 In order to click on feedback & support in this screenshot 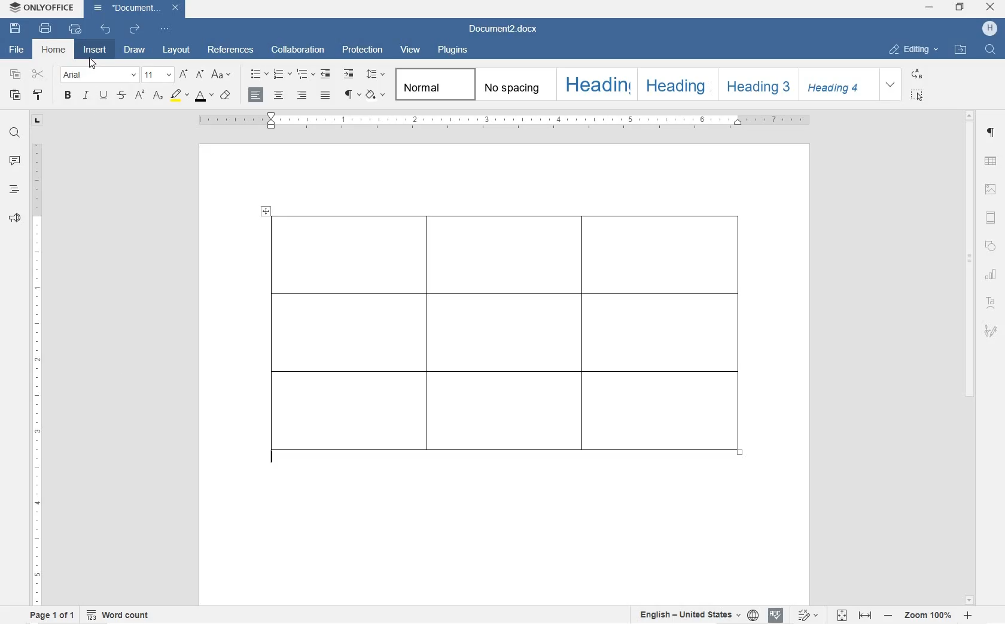, I will do `click(14, 219)`.